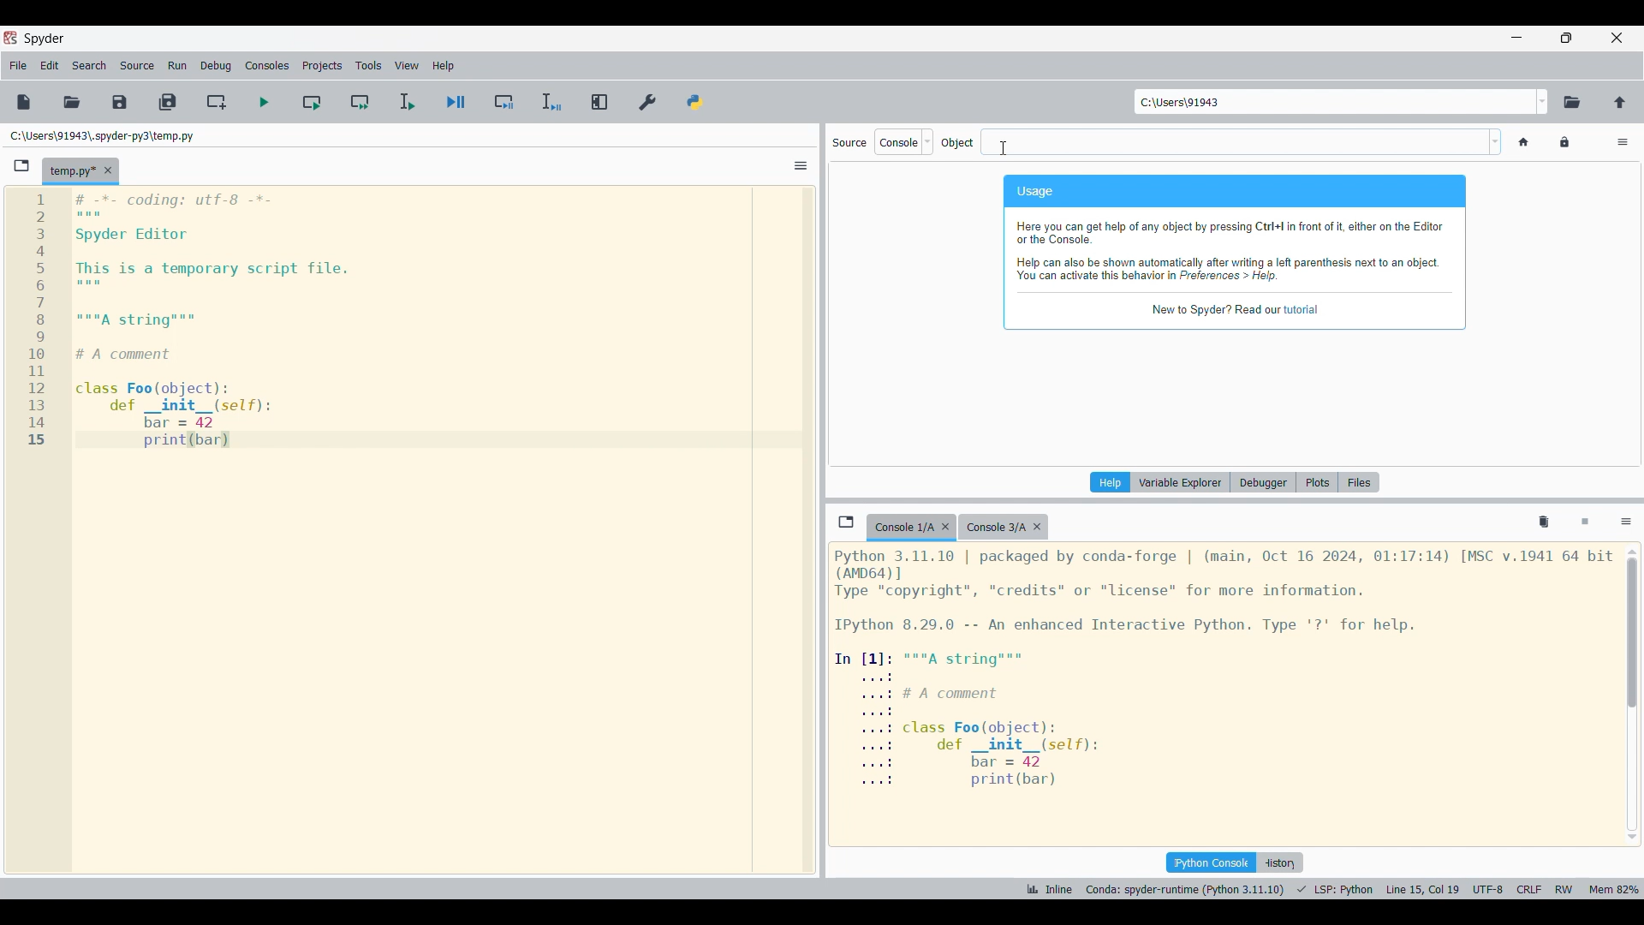 This screenshot has height=925, width=1644. I want to click on View menu, so click(408, 66).